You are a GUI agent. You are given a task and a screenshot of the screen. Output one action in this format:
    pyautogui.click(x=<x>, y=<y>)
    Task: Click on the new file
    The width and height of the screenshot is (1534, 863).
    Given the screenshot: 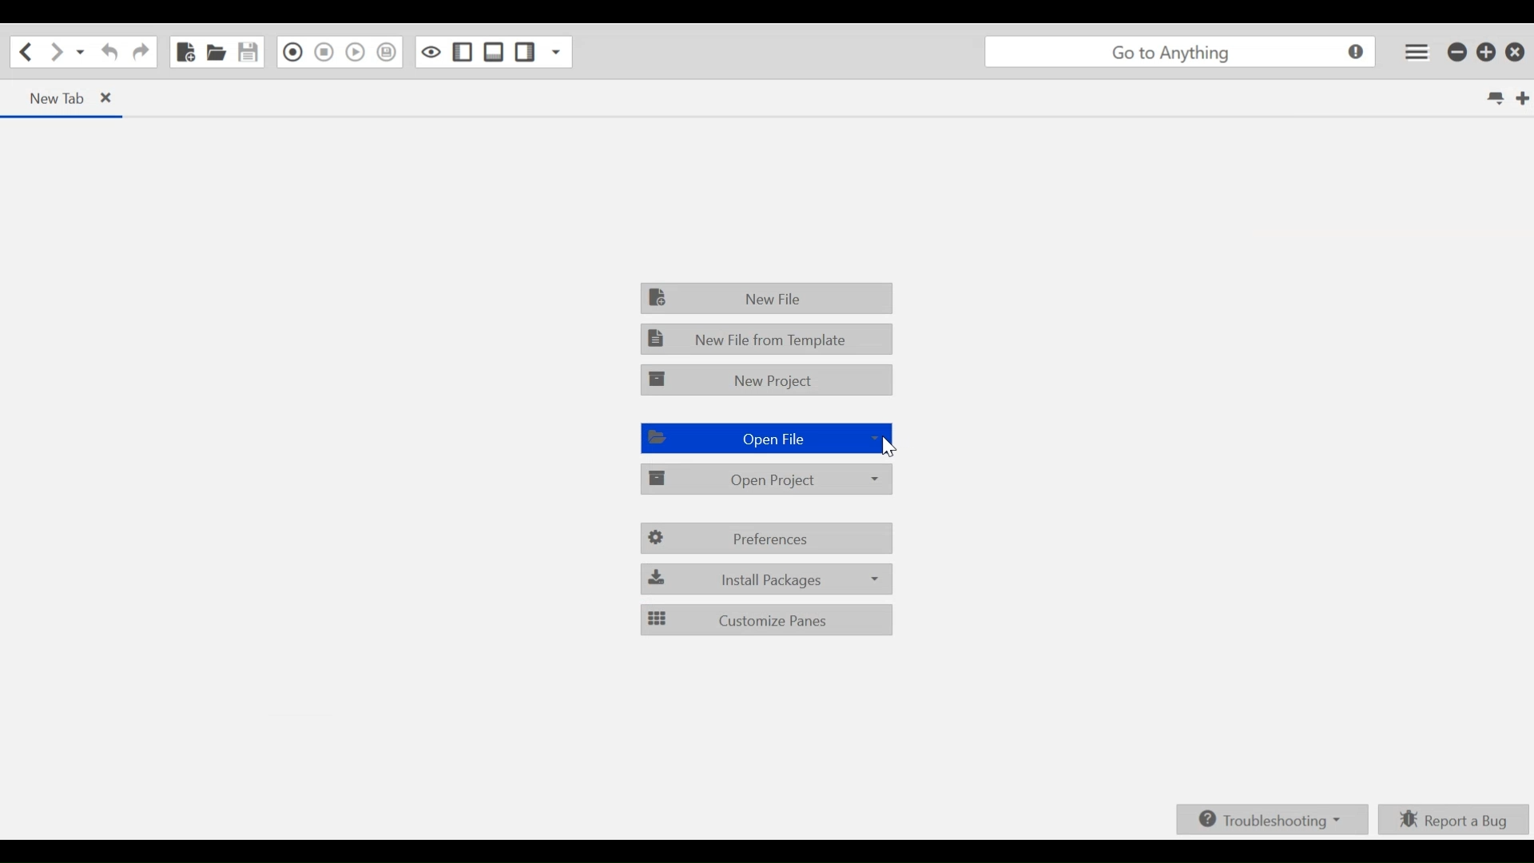 What is the action you would take?
    pyautogui.click(x=185, y=51)
    